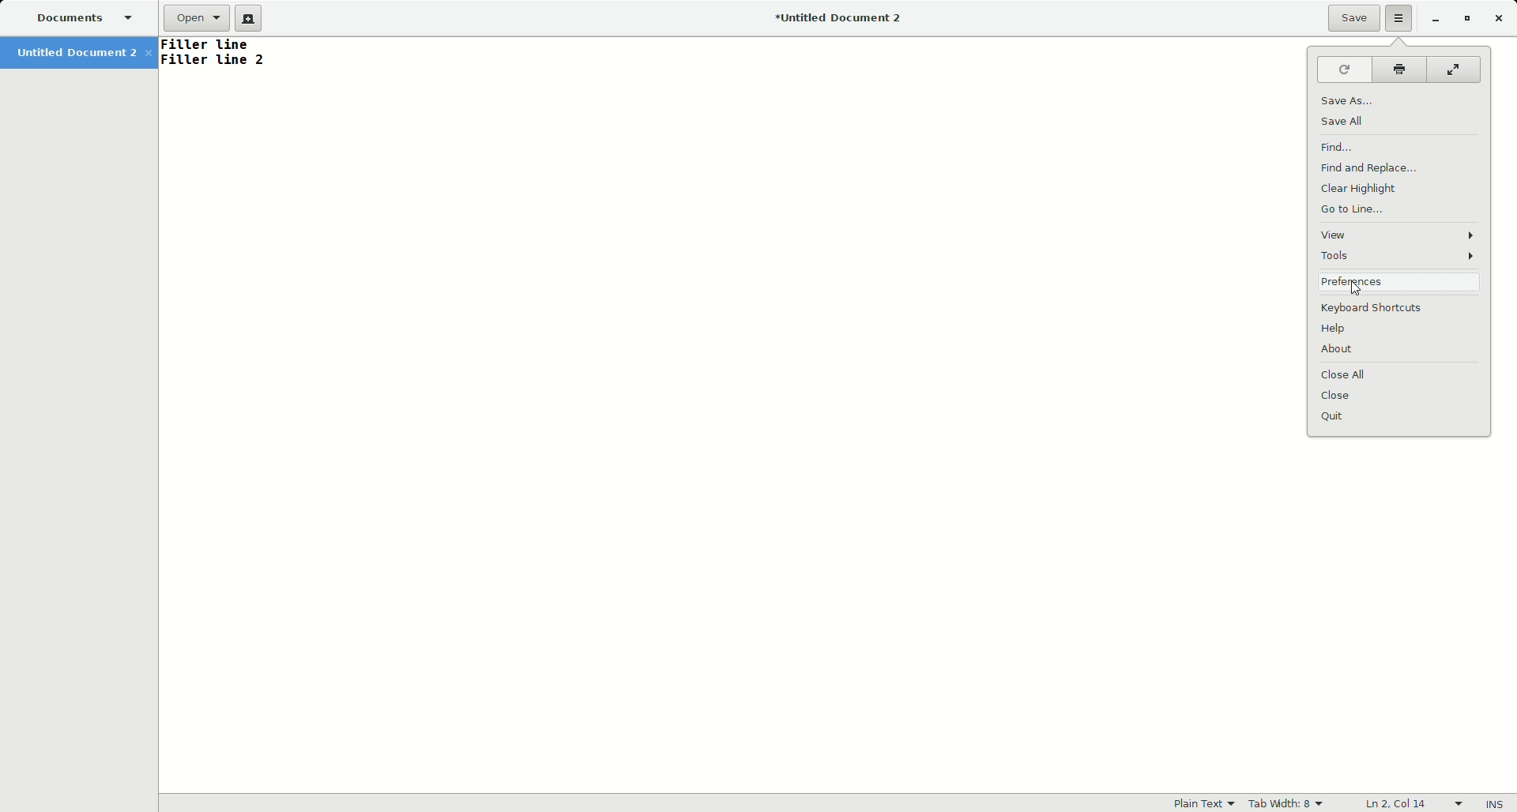  I want to click on Keyboard Shortcuts, so click(1402, 309).